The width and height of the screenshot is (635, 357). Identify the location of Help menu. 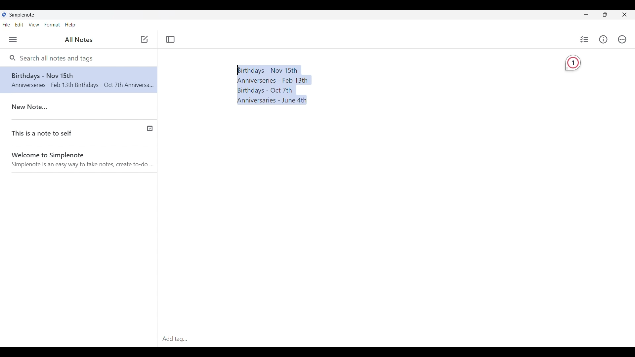
(70, 25).